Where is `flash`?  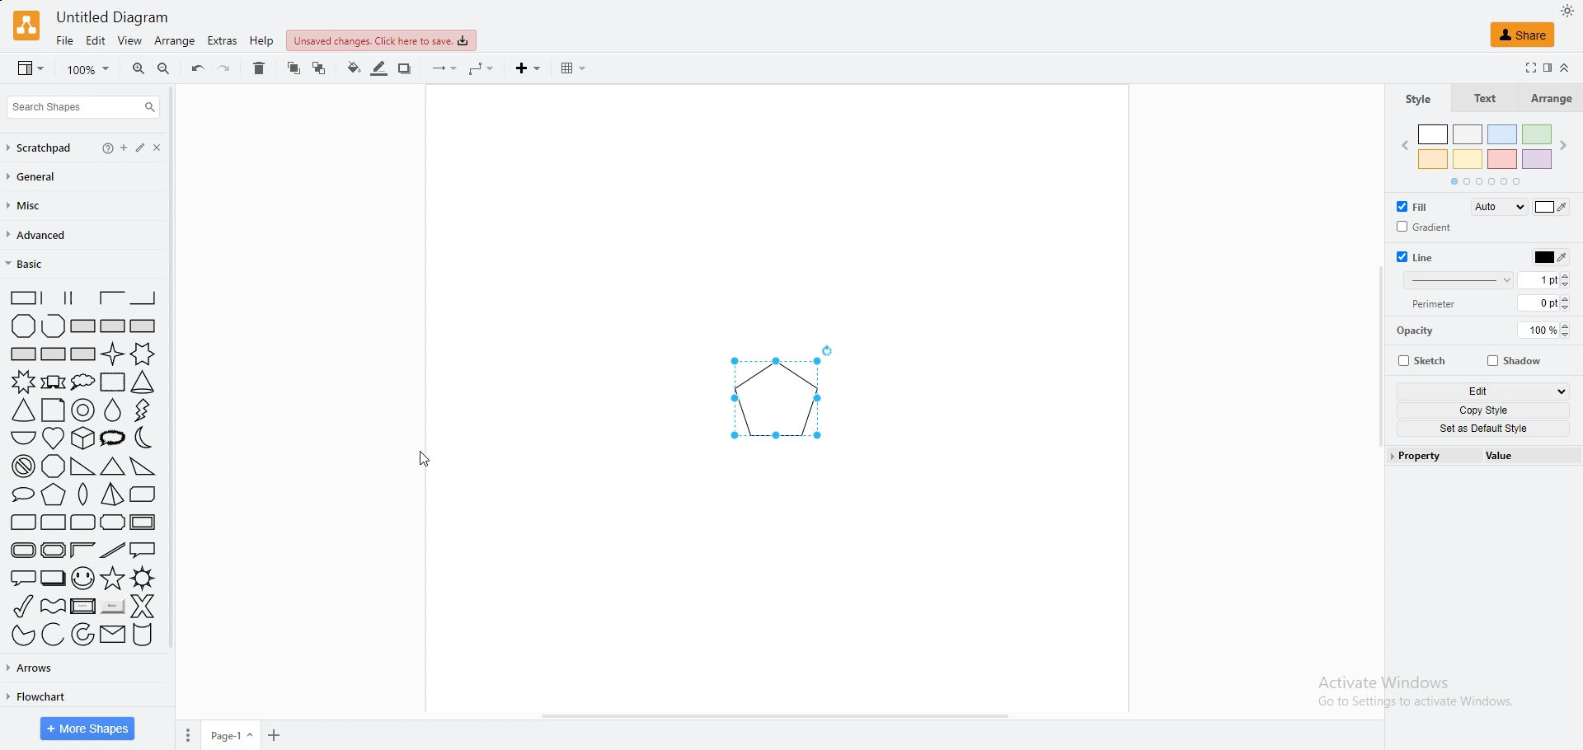
flash is located at coordinates (145, 410).